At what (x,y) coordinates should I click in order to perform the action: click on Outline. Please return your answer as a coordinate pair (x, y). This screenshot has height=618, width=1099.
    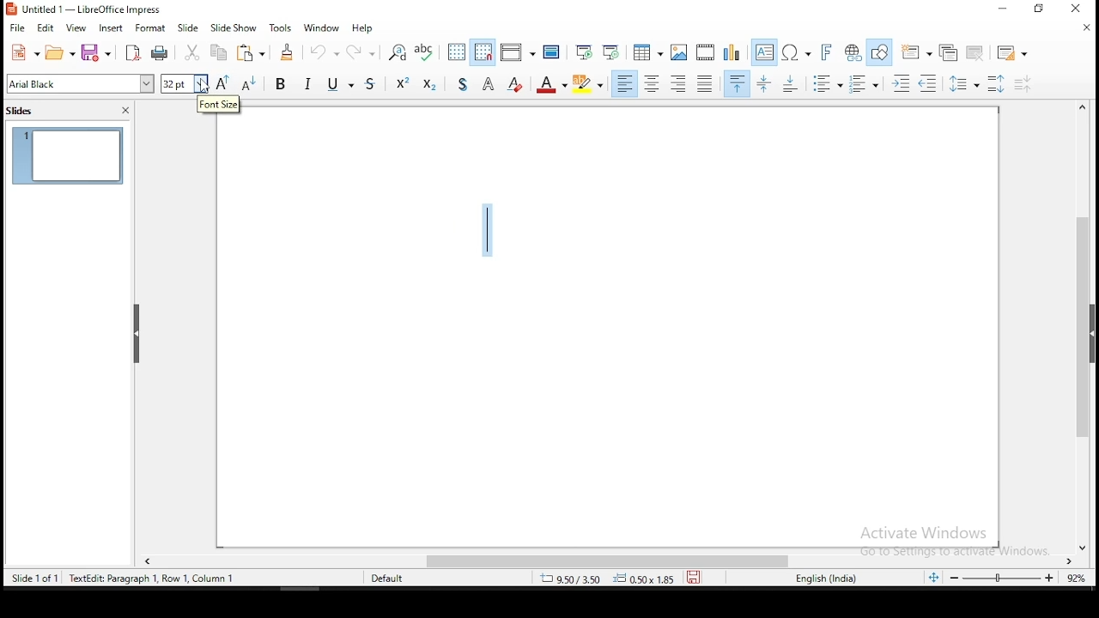
    Looking at the image, I should click on (489, 82).